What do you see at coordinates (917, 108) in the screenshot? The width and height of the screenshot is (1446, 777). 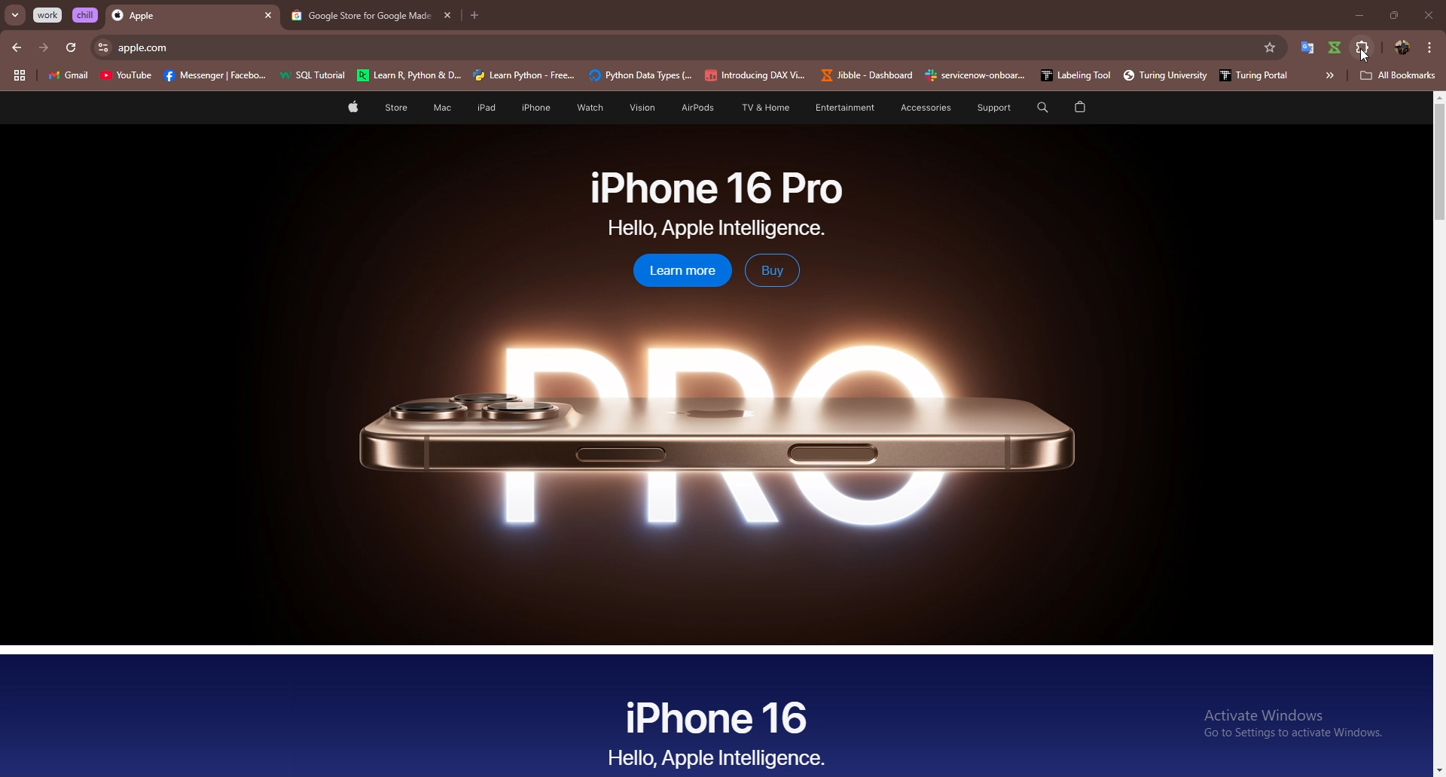 I see `Accessories` at bounding box center [917, 108].